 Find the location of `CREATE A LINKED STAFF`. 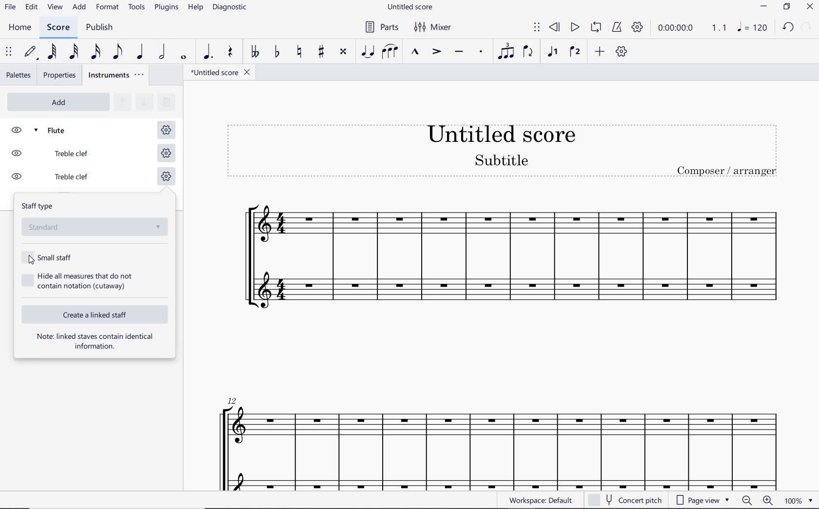

CREATE A LINKED STAFF is located at coordinates (97, 314).